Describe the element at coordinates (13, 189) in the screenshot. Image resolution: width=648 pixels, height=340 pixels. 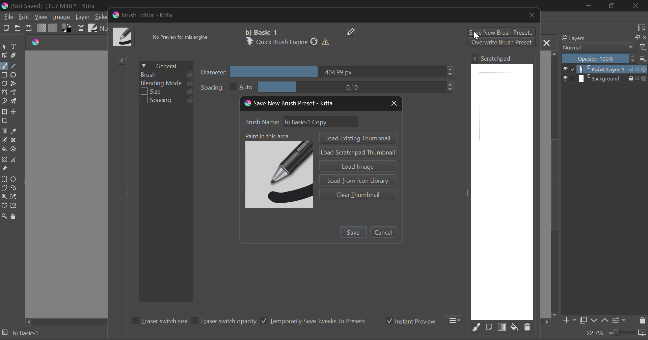
I see `Freehand Selection` at that location.